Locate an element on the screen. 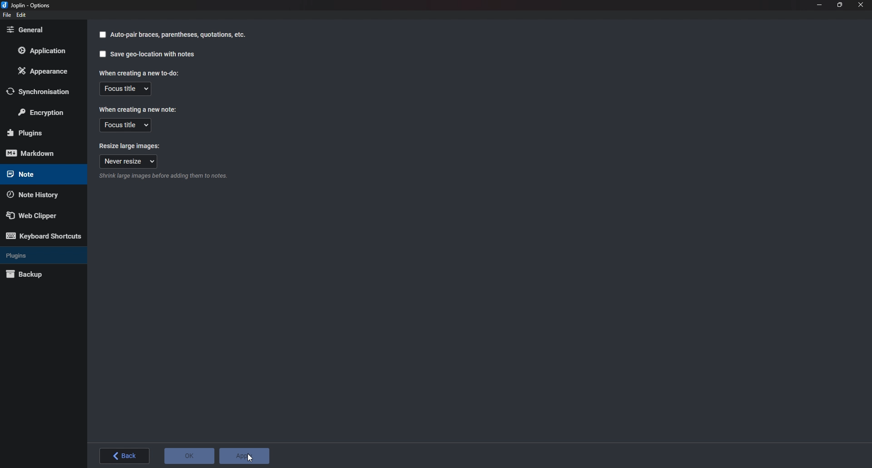 This screenshot has height=468, width=872. mark down is located at coordinates (40, 154).